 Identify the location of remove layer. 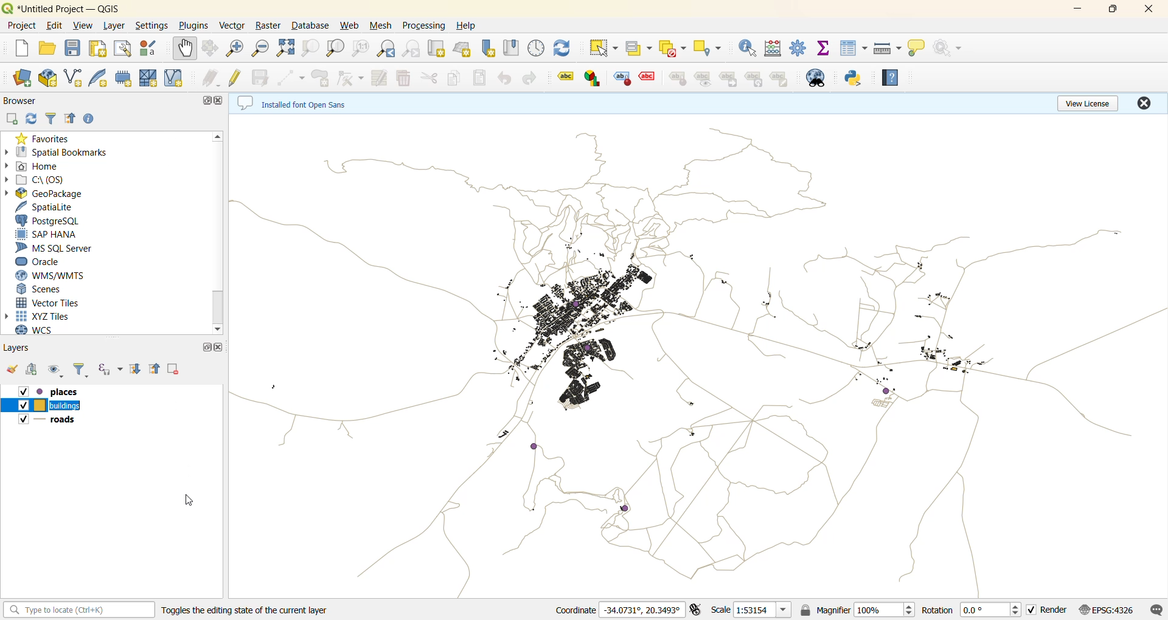
(172, 367).